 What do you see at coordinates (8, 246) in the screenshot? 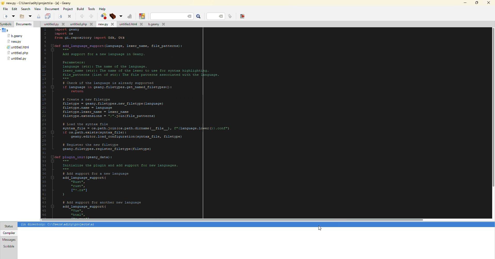
I see `scribble` at bounding box center [8, 246].